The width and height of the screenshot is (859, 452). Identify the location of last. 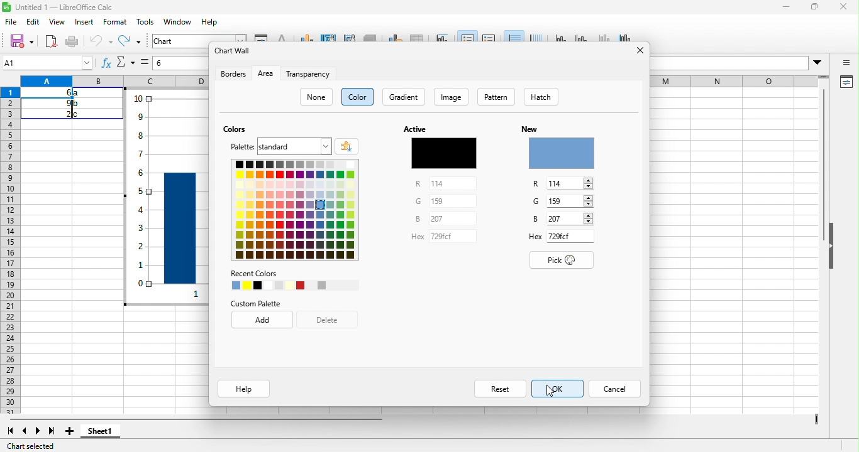
(53, 432).